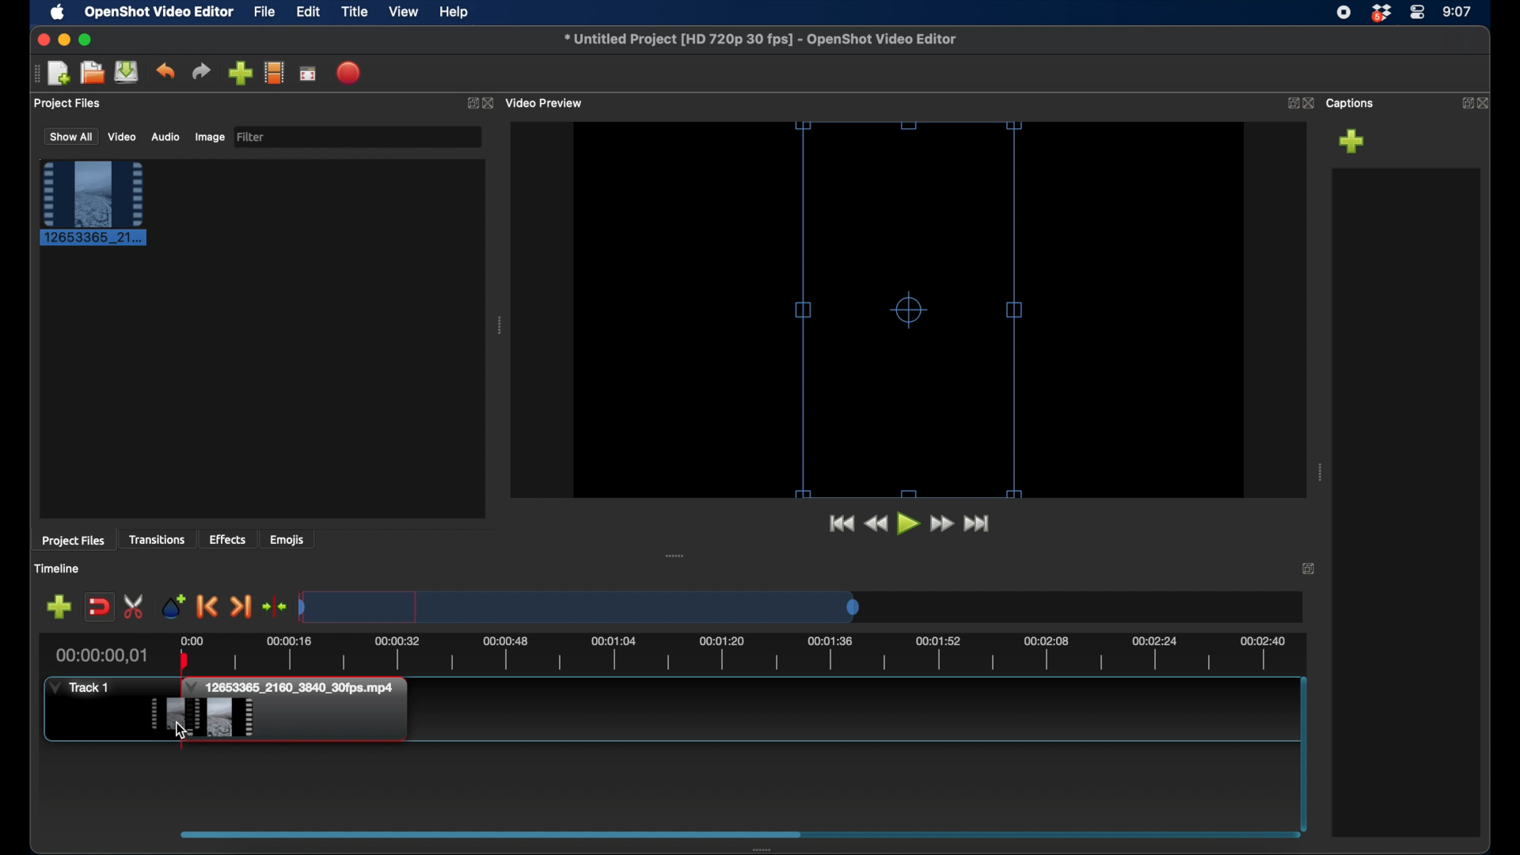 This screenshot has width=1520, height=855. What do you see at coordinates (158, 539) in the screenshot?
I see `transitions` at bounding box center [158, 539].